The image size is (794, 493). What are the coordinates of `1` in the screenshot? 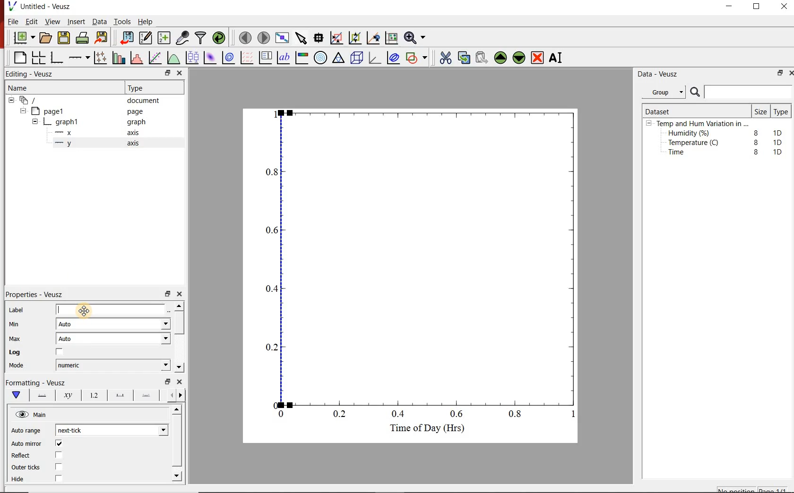 It's located at (570, 416).